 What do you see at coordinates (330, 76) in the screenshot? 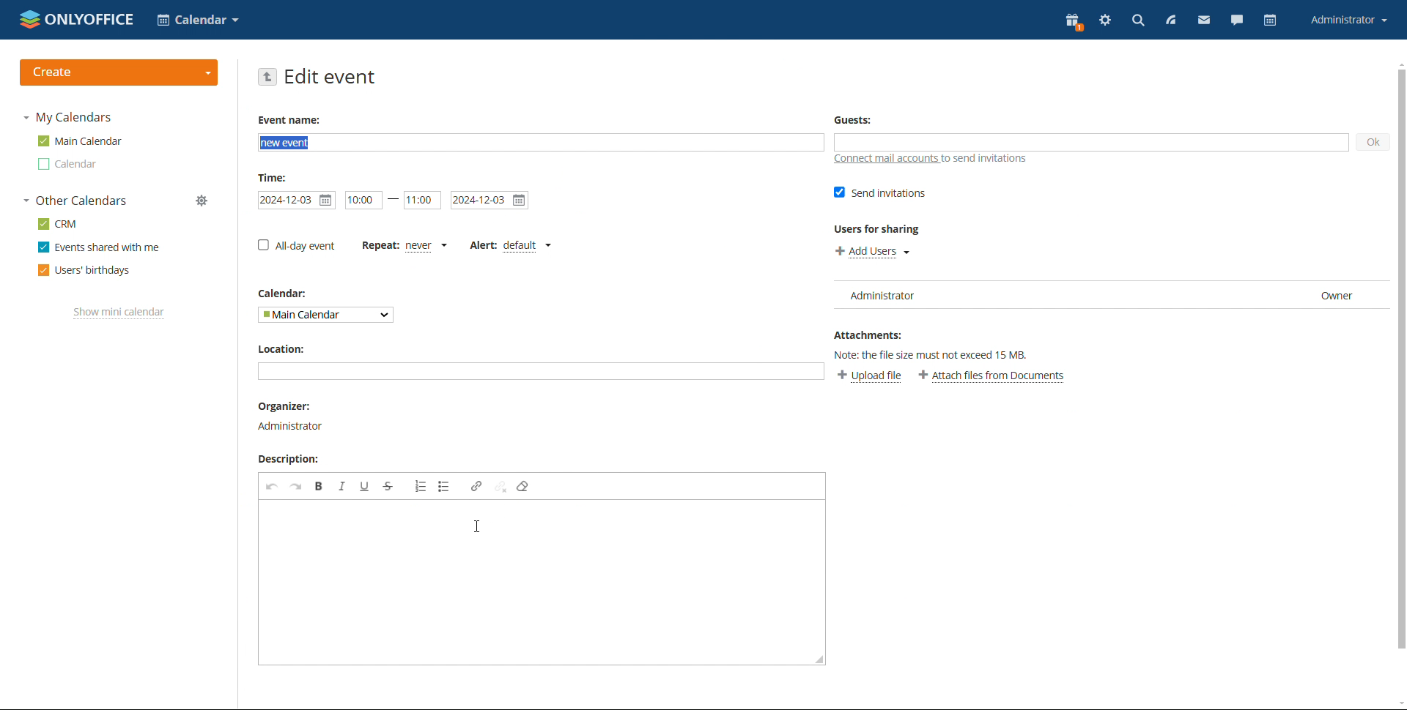
I see `edit event` at bounding box center [330, 76].